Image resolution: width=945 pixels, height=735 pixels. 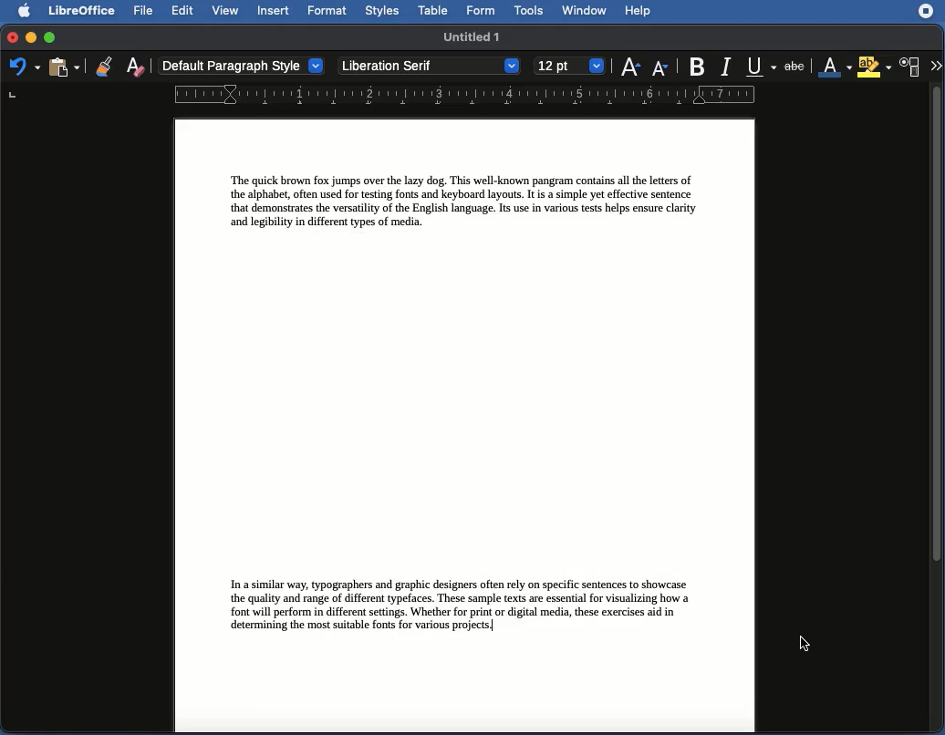 I want to click on Undo, so click(x=24, y=67).